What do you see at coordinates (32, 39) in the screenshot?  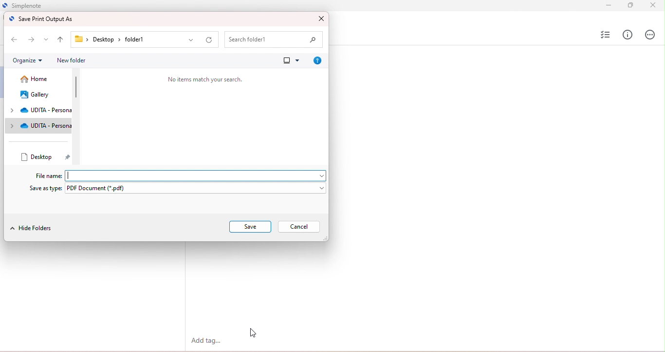 I see `next` at bounding box center [32, 39].